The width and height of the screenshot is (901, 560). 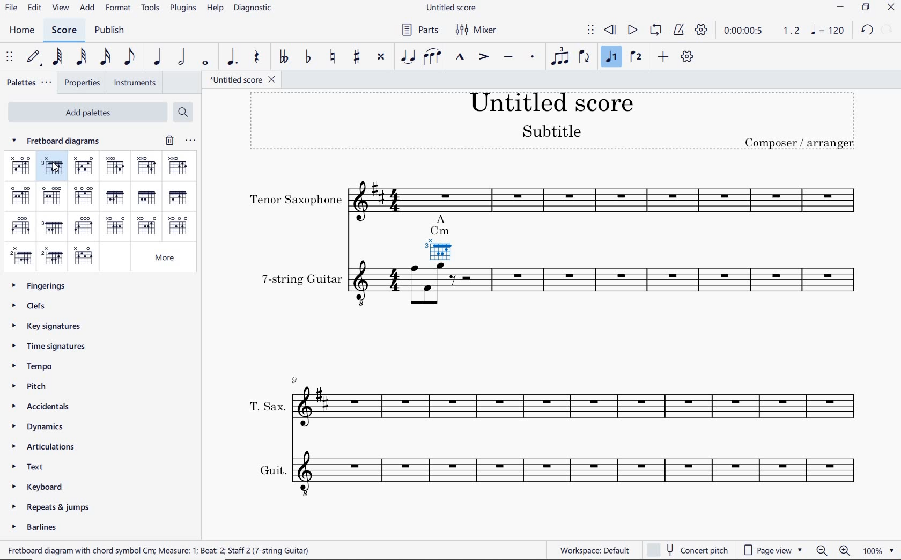 What do you see at coordinates (181, 57) in the screenshot?
I see `HALF NOTE` at bounding box center [181, 57].